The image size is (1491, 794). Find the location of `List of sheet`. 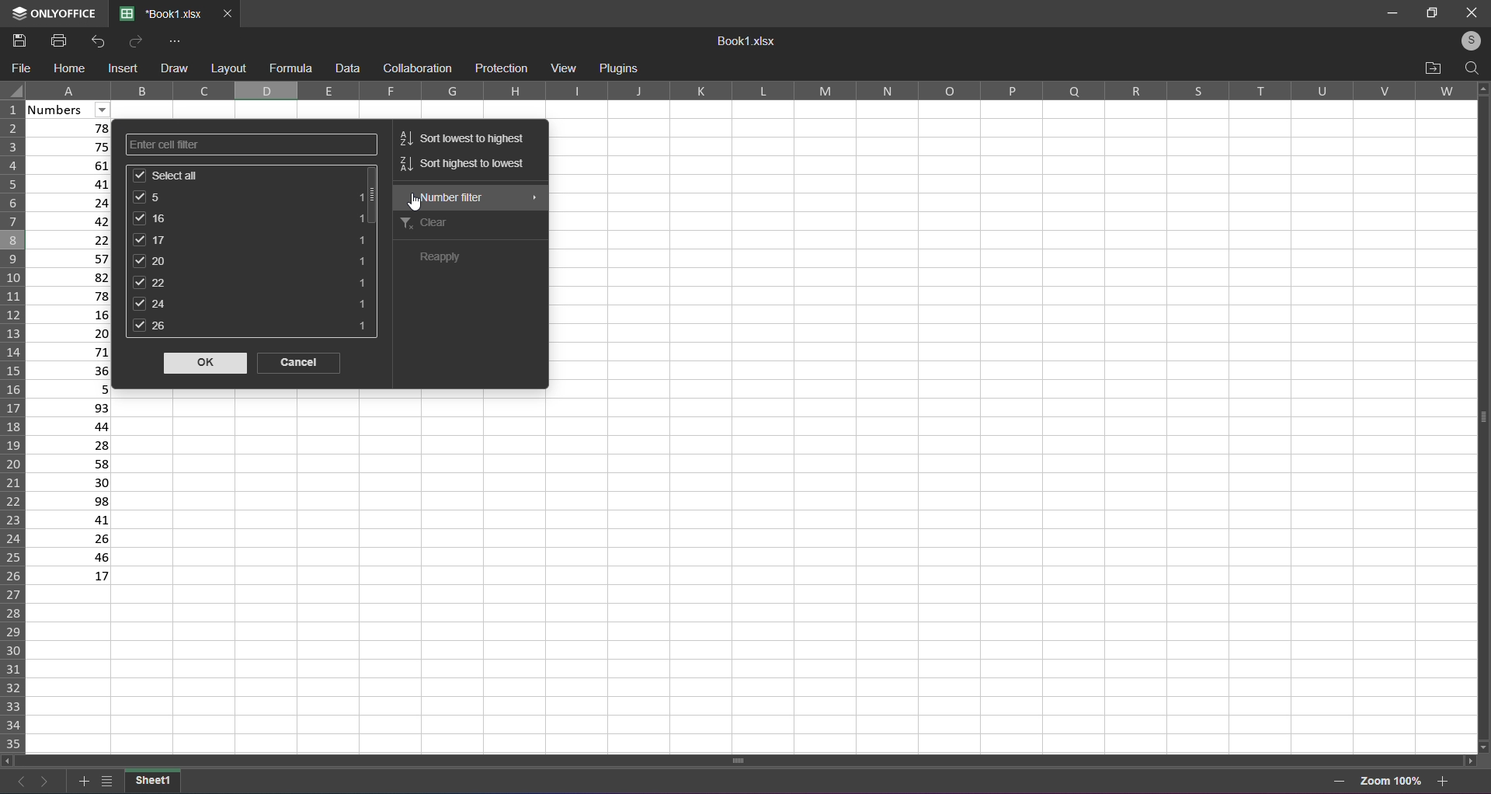

List of sheet is located at coordinates (106, 779).